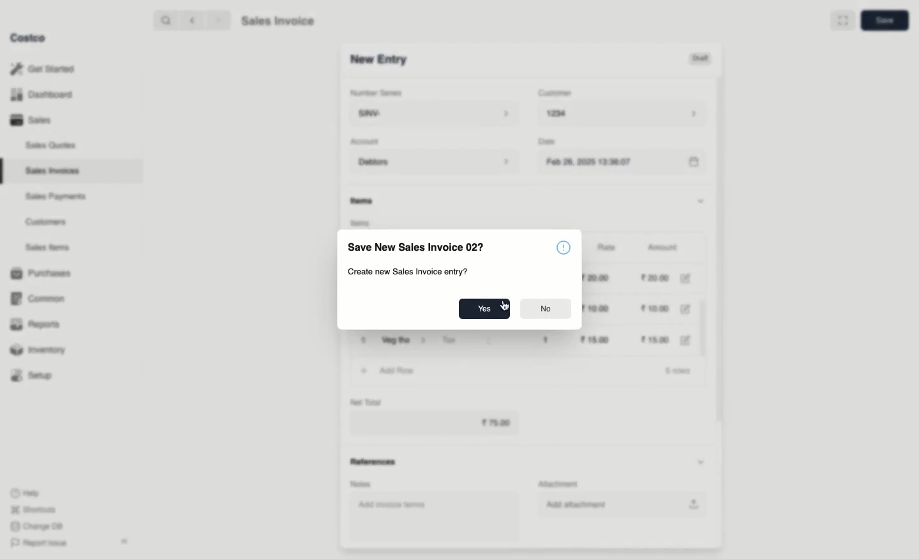 The image size is (919, 559). I want to click on Create new Sales Invoice entry?, so click(408, 272).